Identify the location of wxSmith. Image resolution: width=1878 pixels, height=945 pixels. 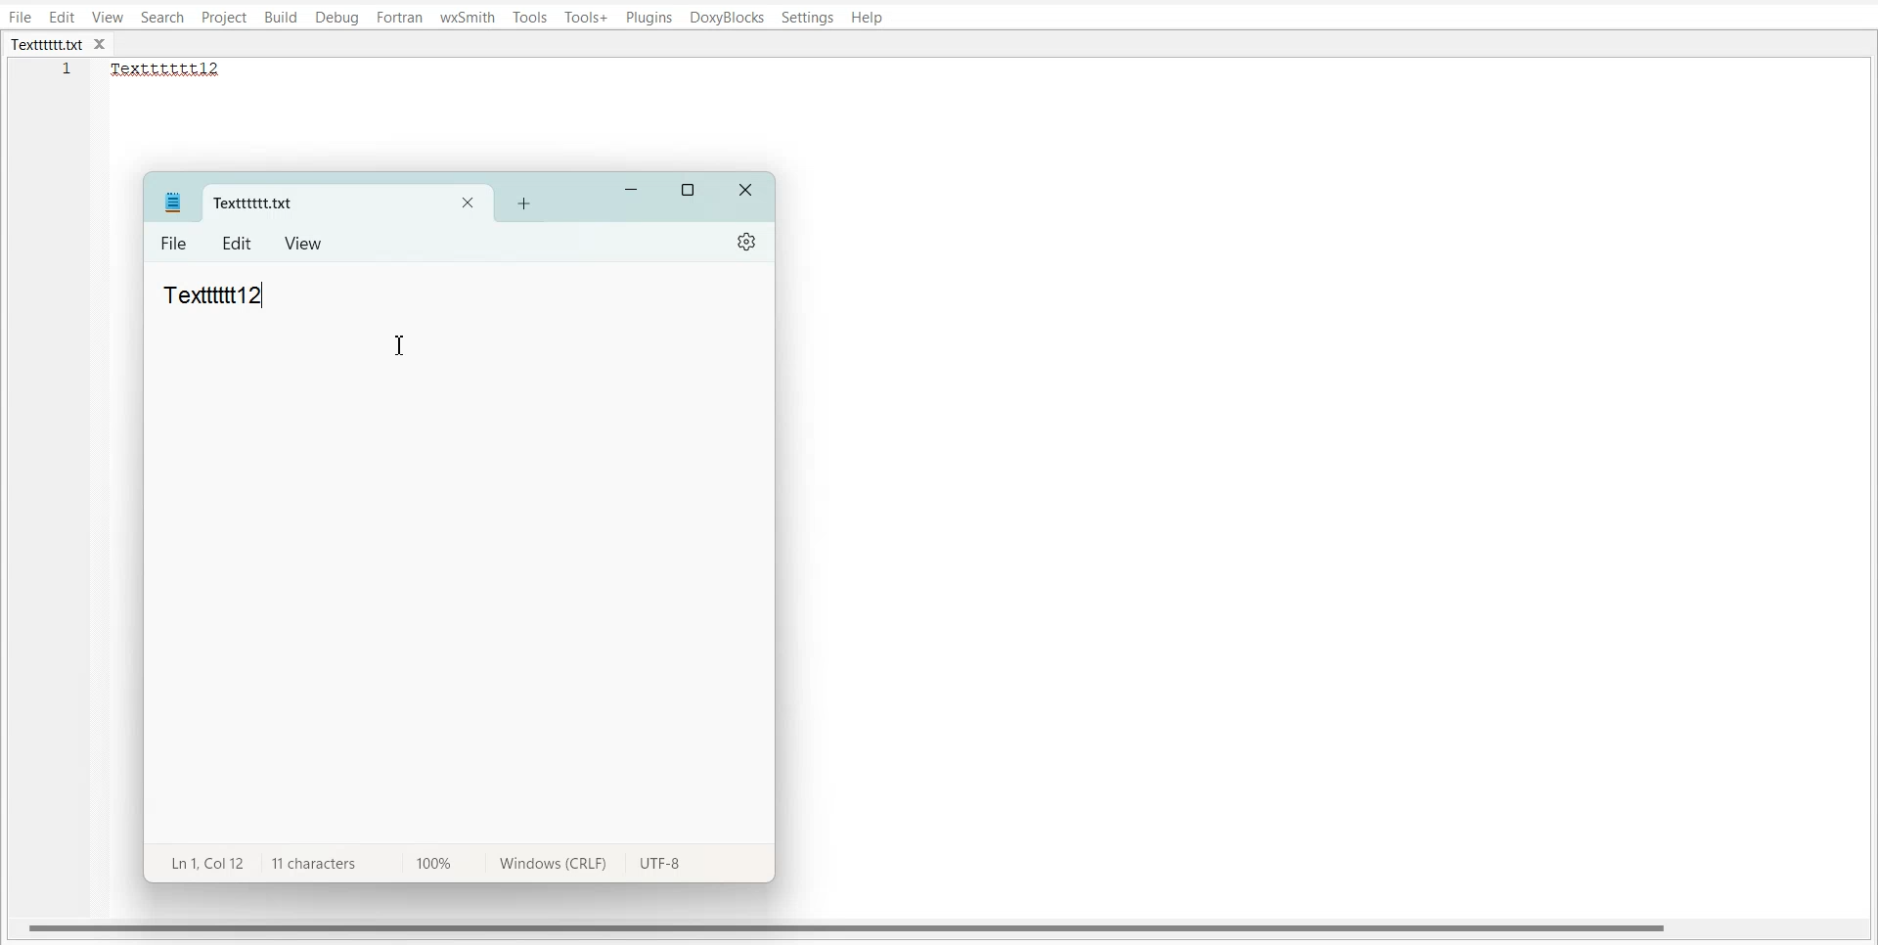
(469, 17).